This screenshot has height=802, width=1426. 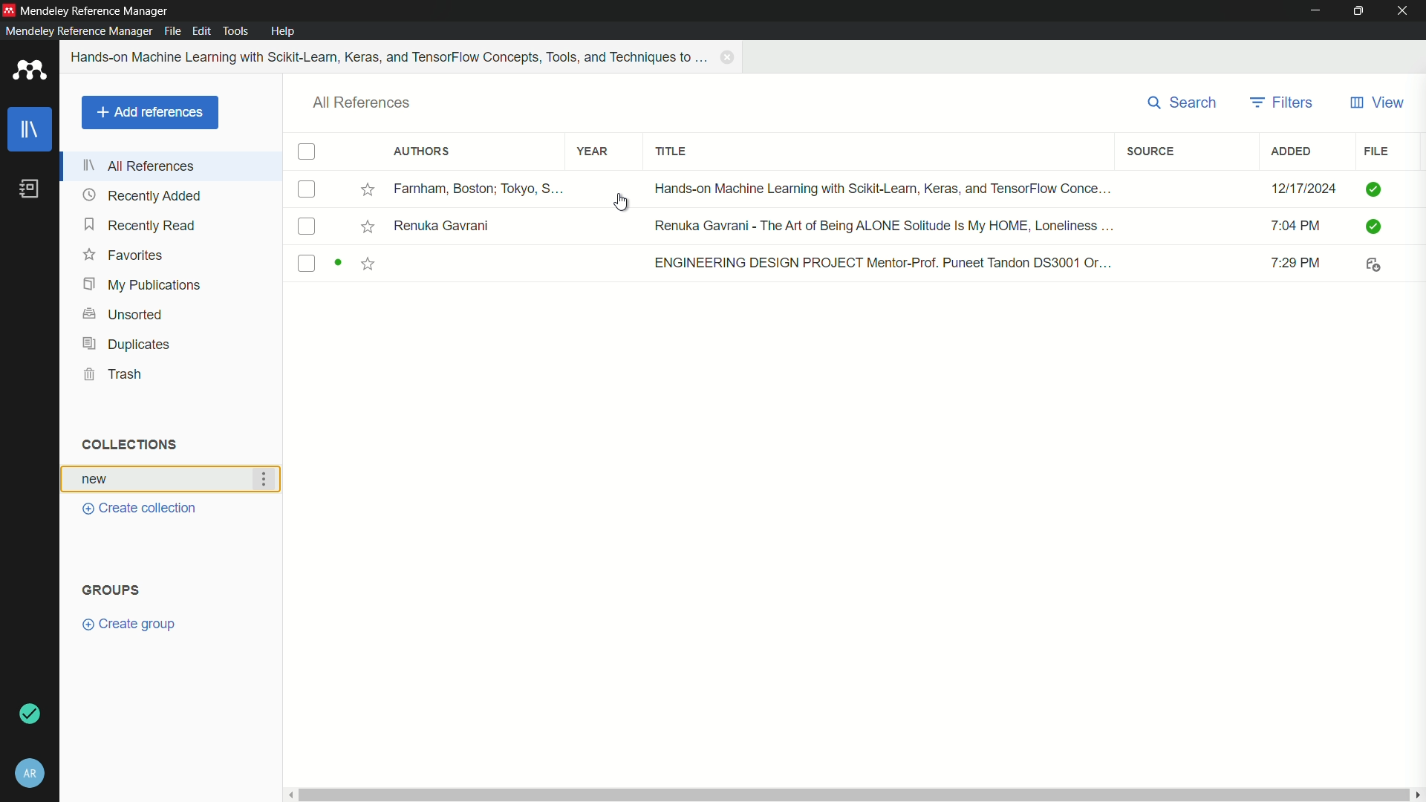 What do you see at coordinates (30, 73) in the screenshot?
I see `app icon` at bounding box center [30, 73].